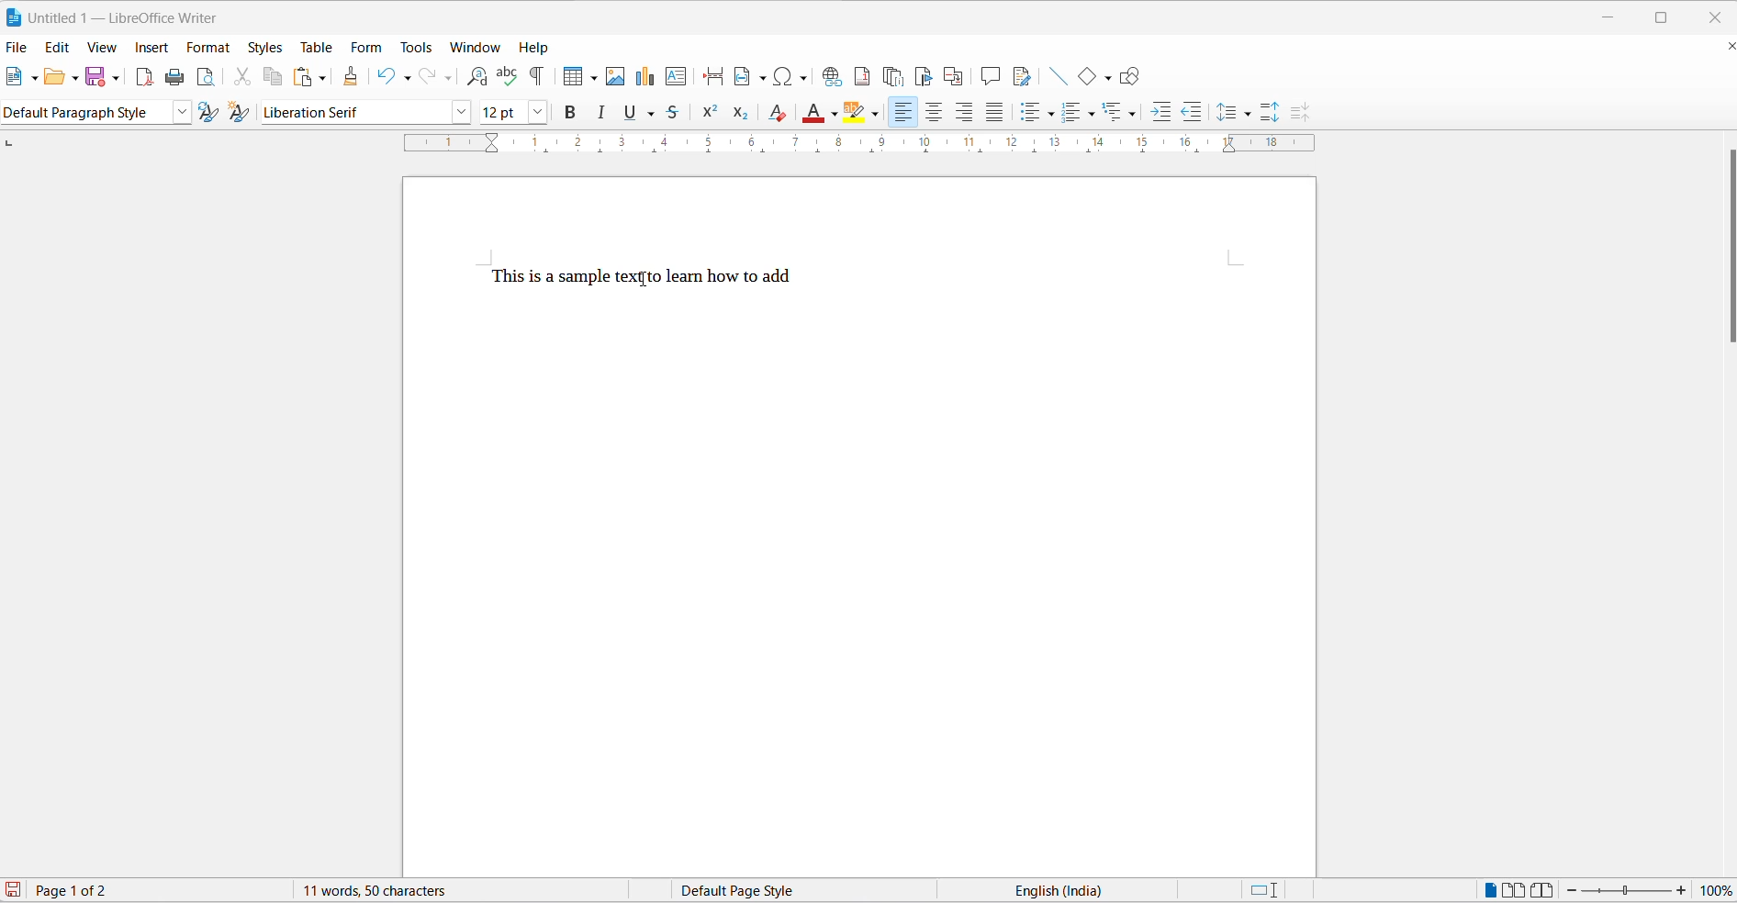 This screenshot has height=903, width=1737. Describe the element at coordinates (1726, 247) in the screenshot. I see `vertical scrollbar` at that location.